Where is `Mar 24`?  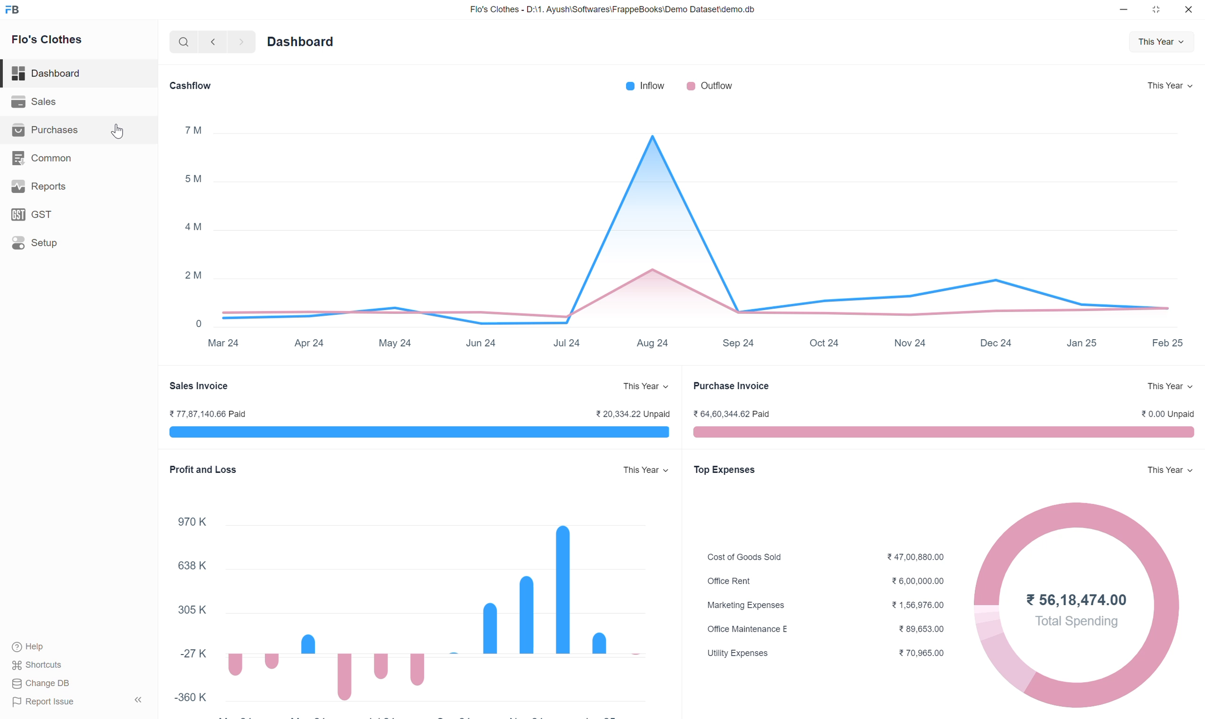 Mar 24 is located at coordinates (223, 342).